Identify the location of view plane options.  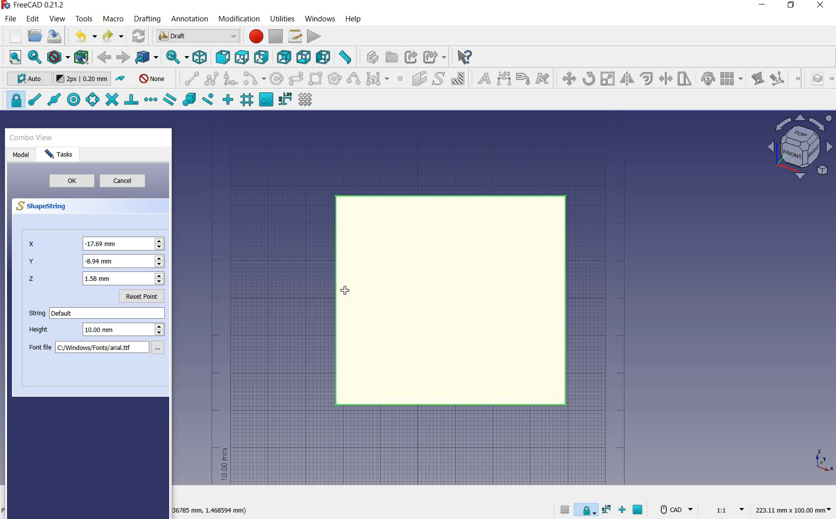
(800, 148).